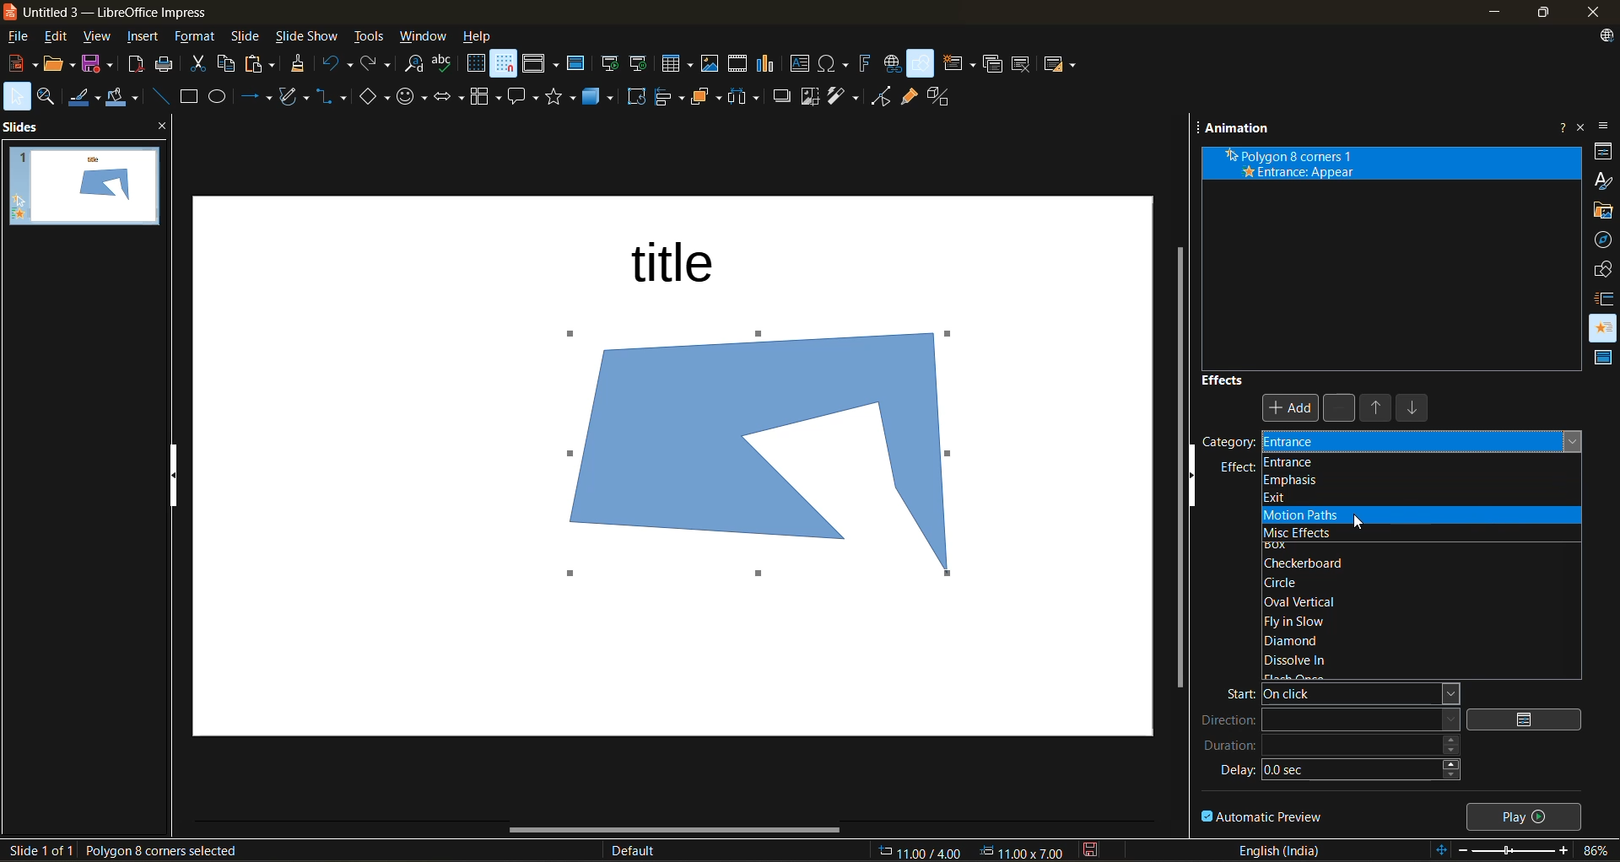 The height and width of the screenshot is (862, 1620). What do you see at coordinates (413, 65) in the screenshot?
I see `find and replace` at bounding box center [413, 65].